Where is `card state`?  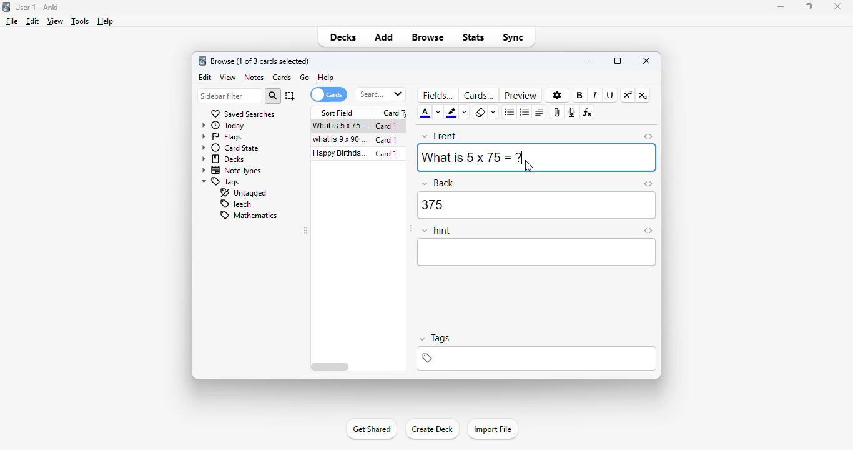
card state is located at coordinates (230, 147).